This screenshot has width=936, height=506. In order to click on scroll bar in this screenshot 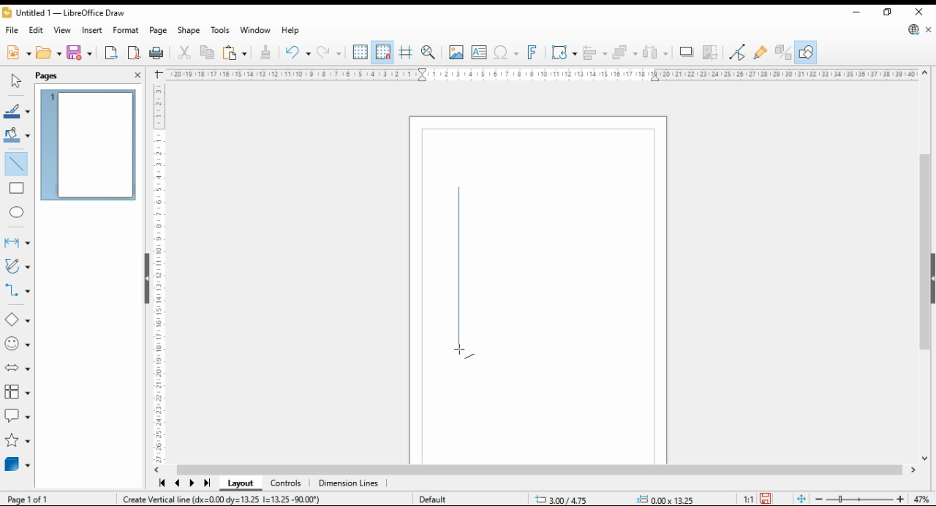, I will do `click(921, 264)`.